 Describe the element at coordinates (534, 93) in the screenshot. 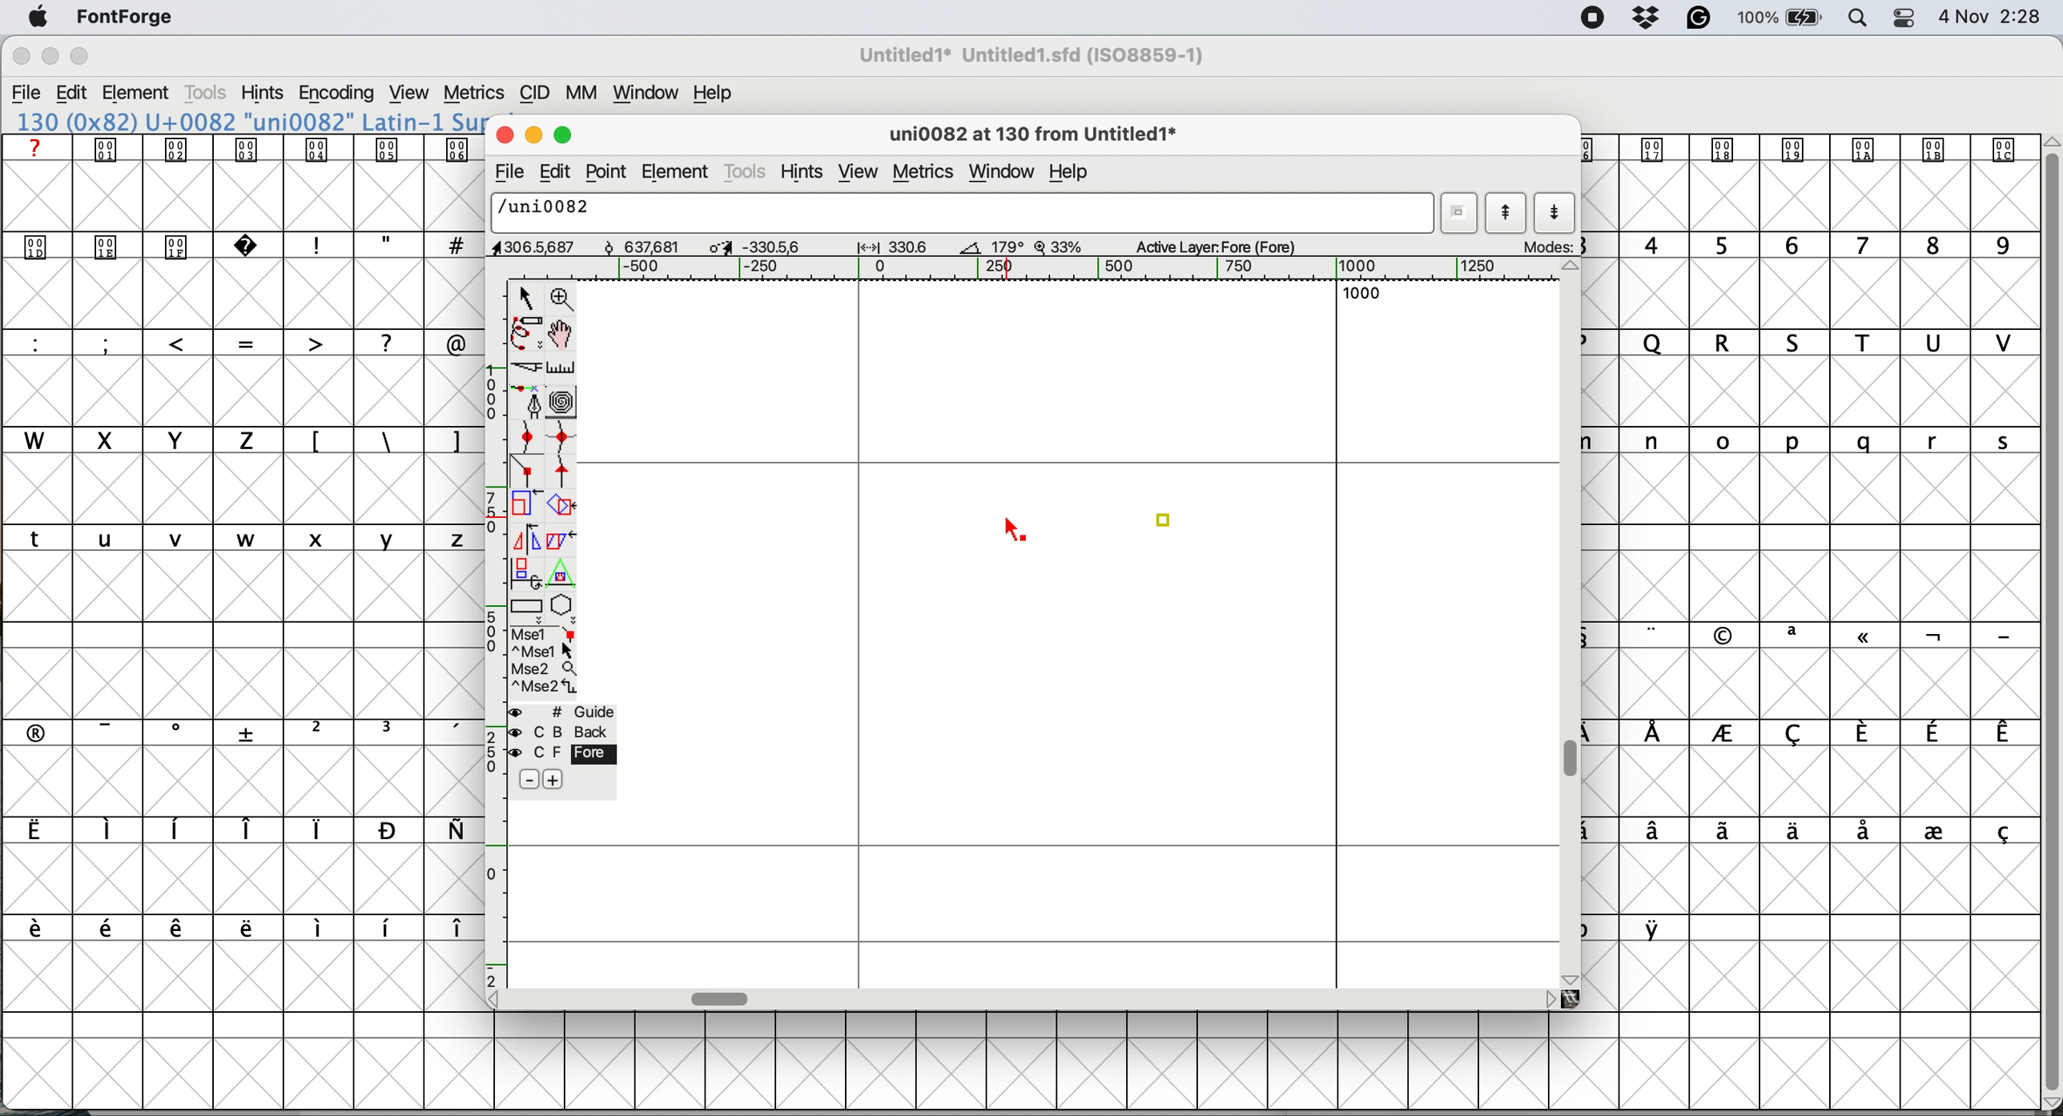

I see `cid` at that location.